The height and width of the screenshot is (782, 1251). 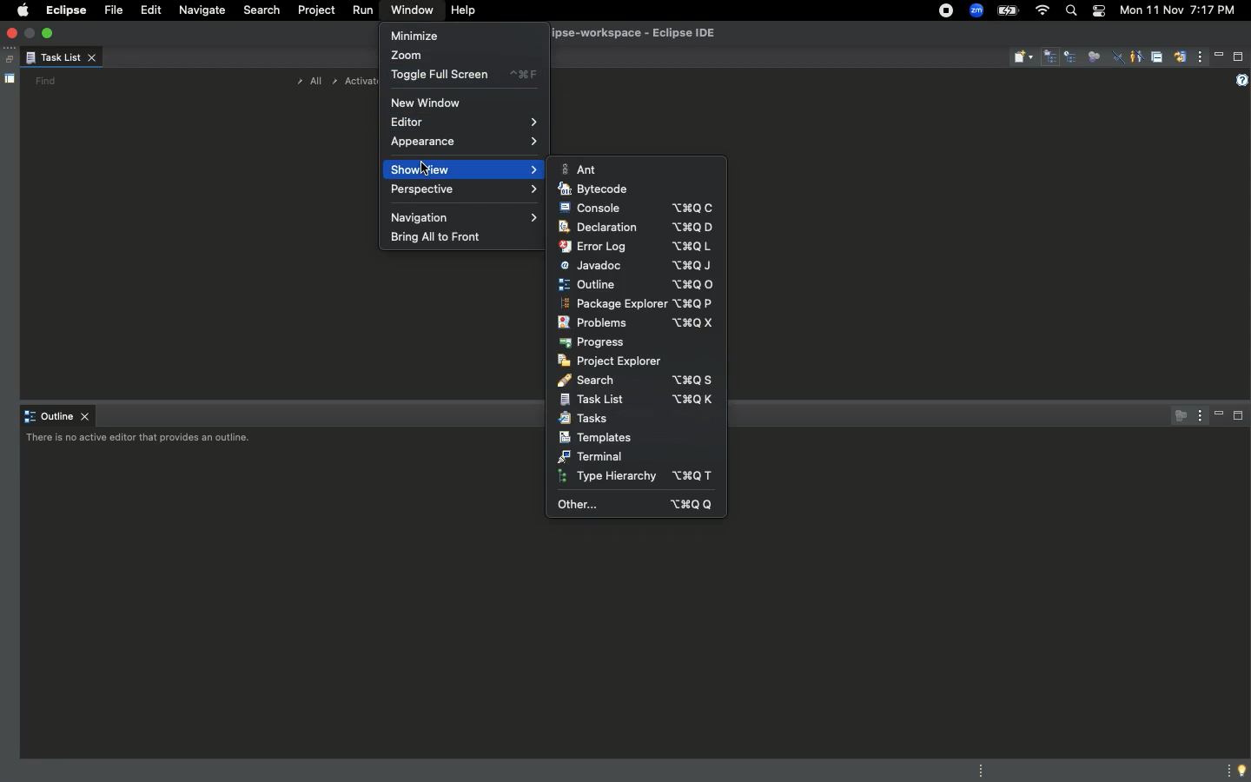 I want to click on Project, so click(x=314, y=13).